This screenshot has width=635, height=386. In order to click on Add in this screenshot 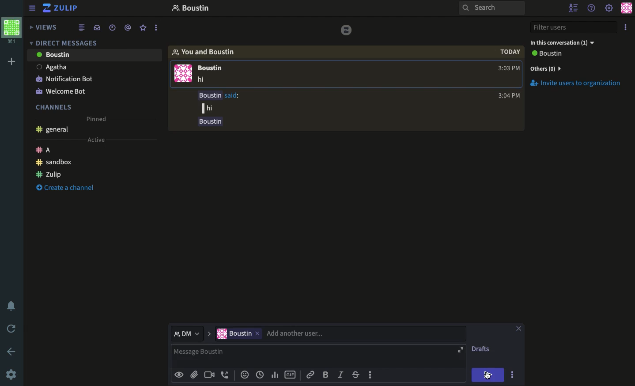, I will do `click(10, 62)`.